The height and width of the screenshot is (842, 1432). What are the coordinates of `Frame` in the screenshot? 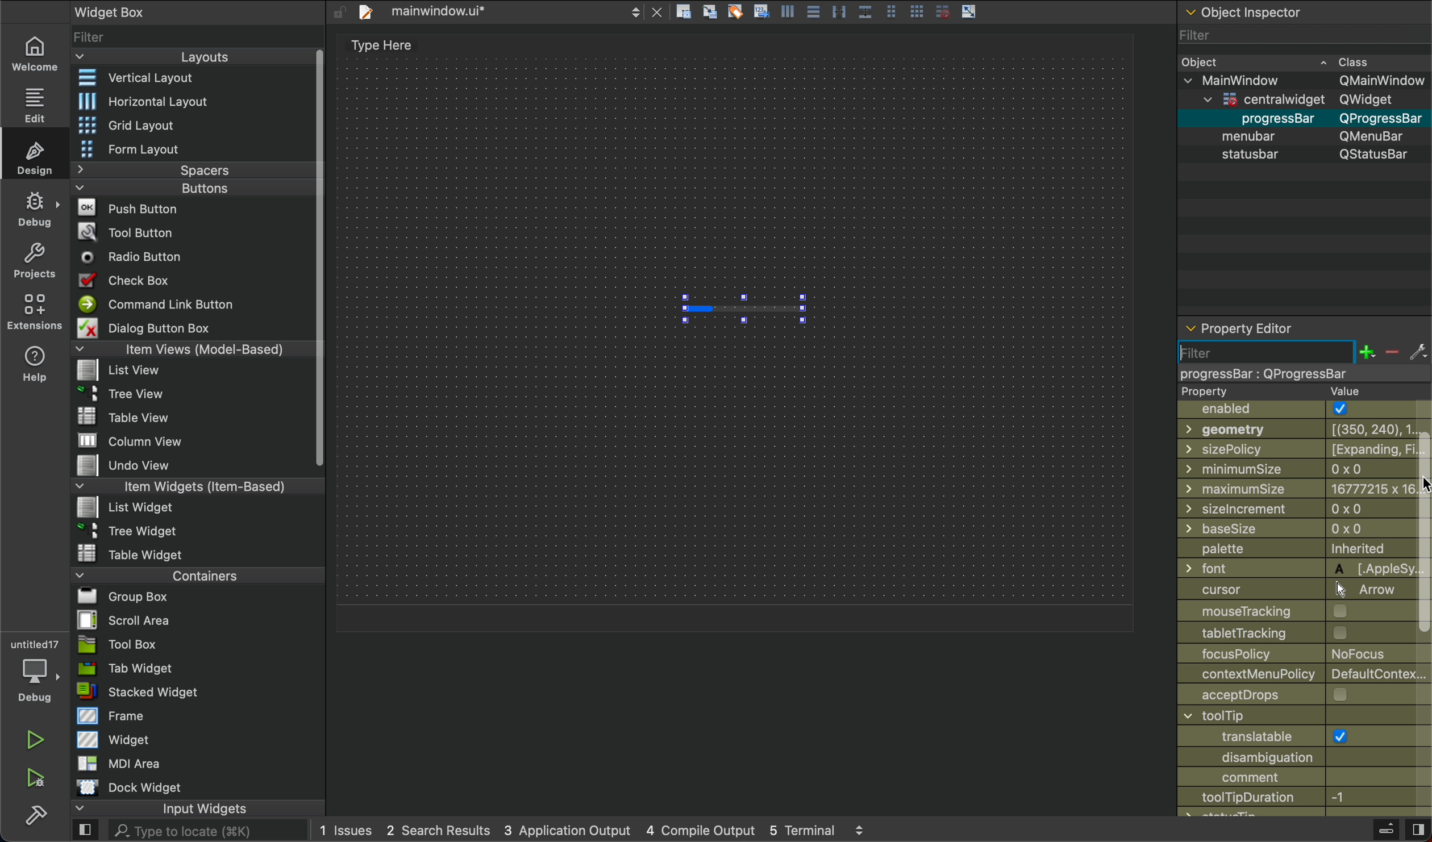 It's located at (112, 715).